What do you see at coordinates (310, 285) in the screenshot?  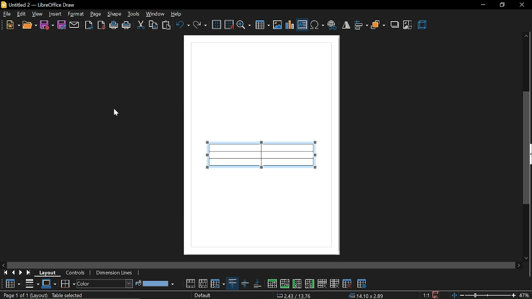 I see `insert column after` at bounding box center [310, 285].